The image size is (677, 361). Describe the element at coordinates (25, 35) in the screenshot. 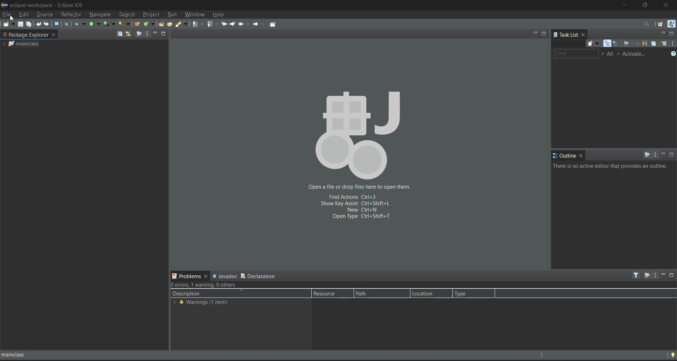

I see `workspace` at that location.